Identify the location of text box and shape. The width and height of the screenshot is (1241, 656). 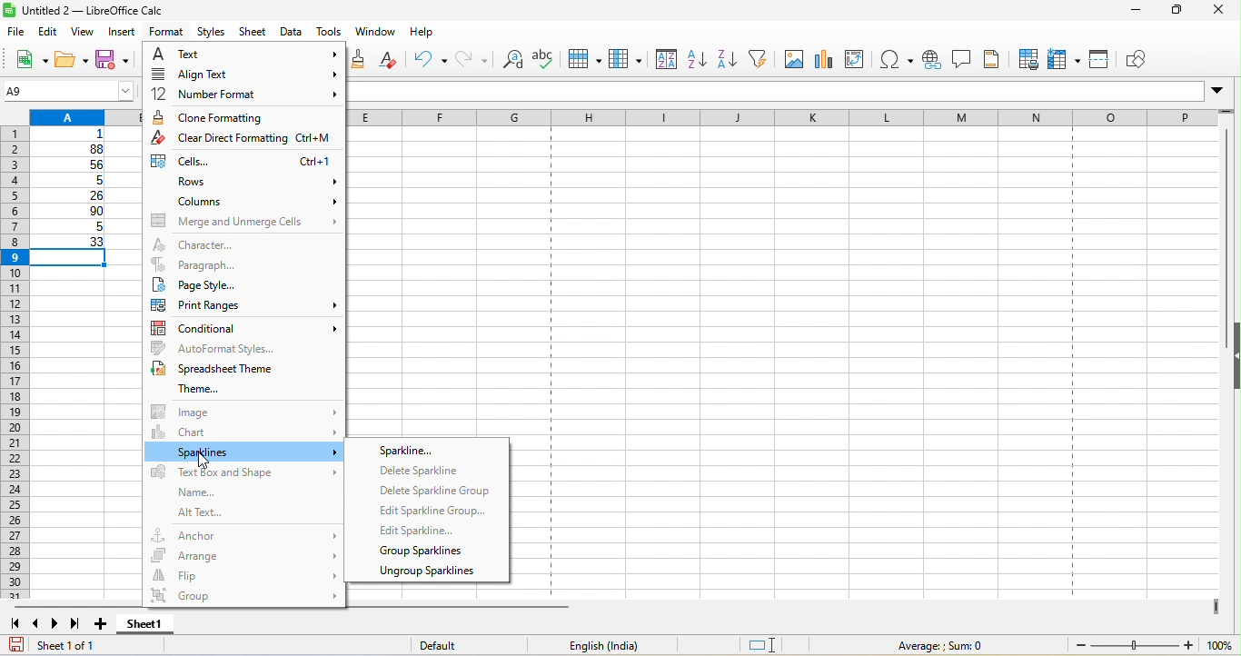
(242, 473).